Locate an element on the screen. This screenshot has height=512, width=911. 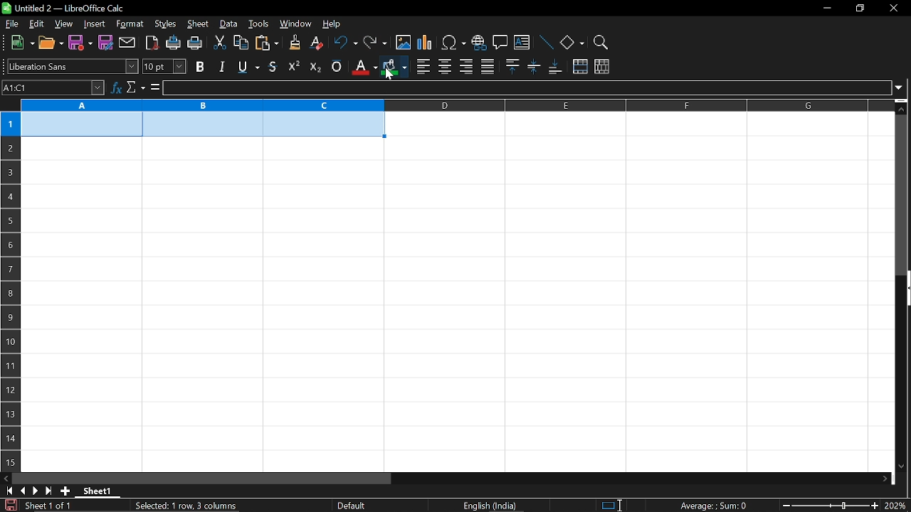
basic shapes is located at coordinates (572, 42).